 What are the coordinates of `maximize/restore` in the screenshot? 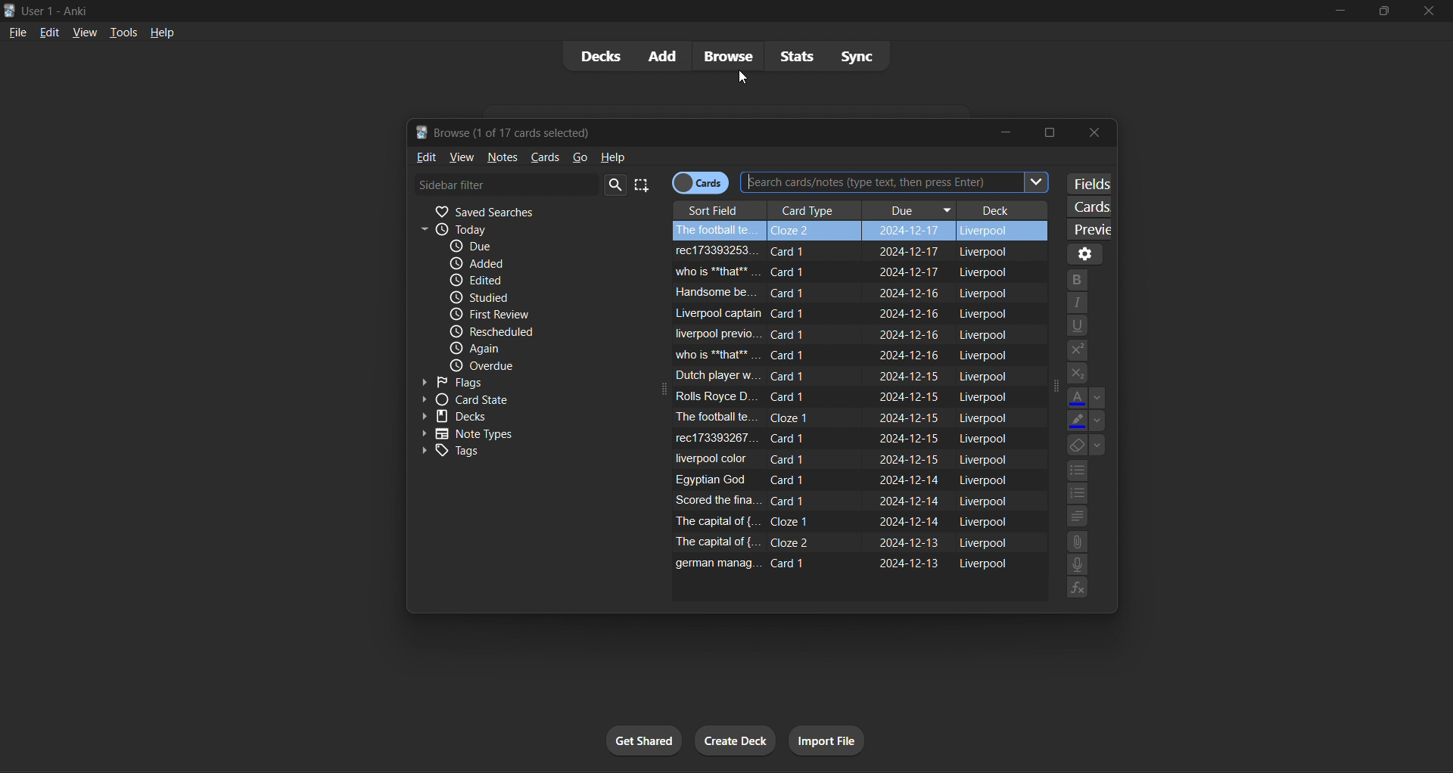 It's located at (1382, 10).